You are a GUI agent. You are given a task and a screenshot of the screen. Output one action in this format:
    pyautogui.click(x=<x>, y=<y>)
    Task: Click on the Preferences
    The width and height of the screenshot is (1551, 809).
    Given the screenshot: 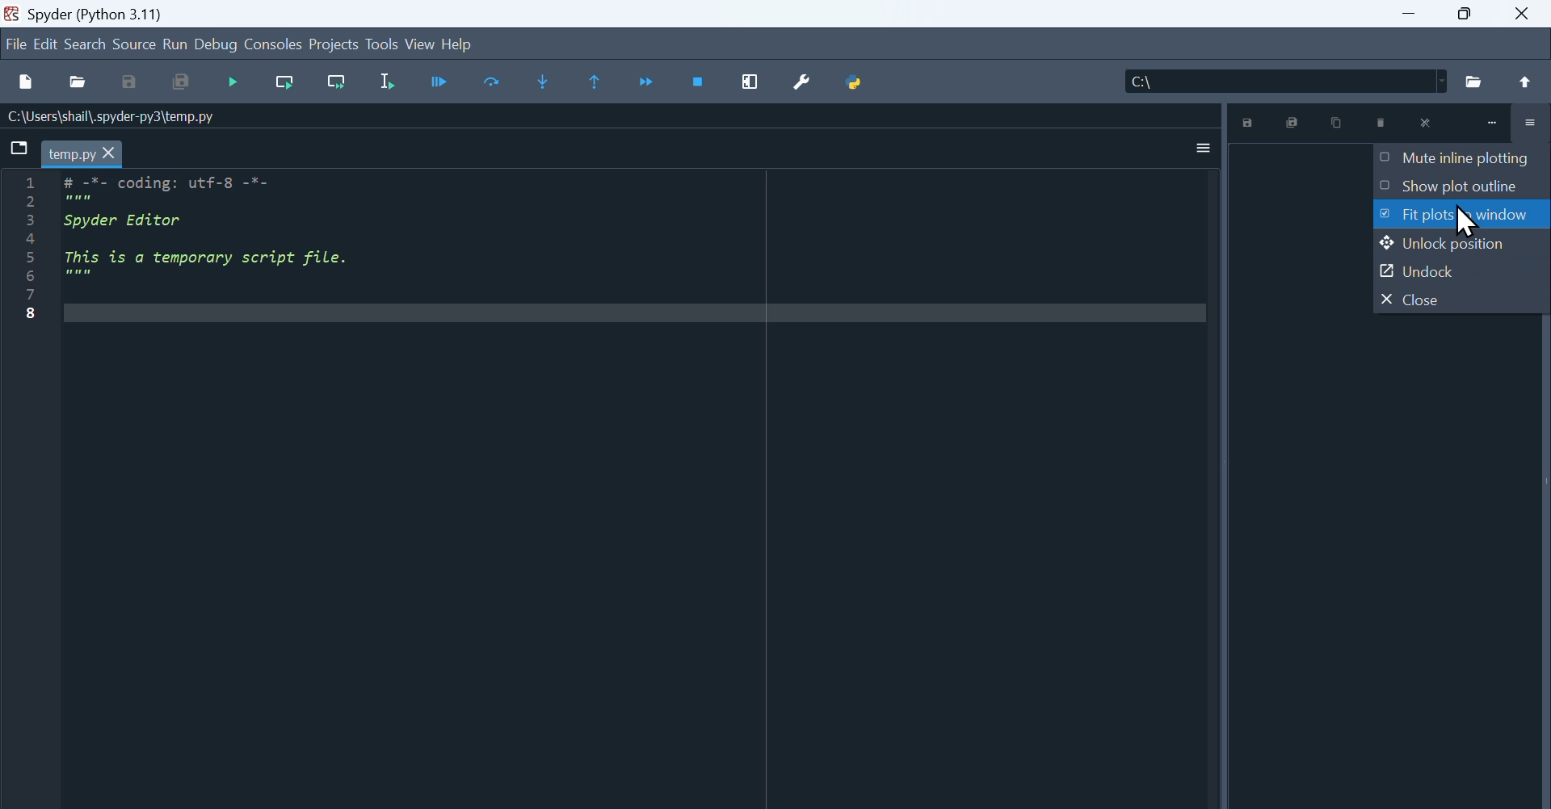 What is the action you would take?
    pyautogui.click(x=794, y=82)
    